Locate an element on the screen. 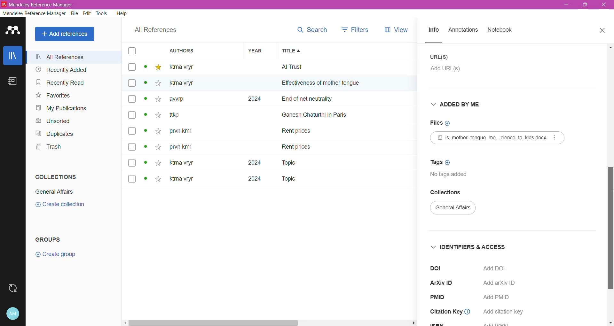 This screenshot has width=614, height=326. Groups is located at coordinates (49, 240).